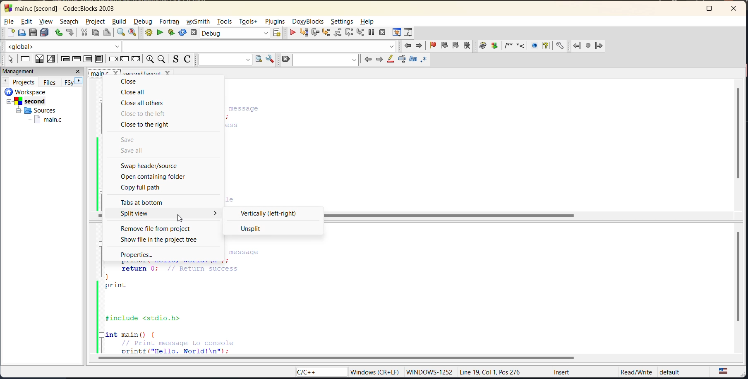 Image resolution: width=748 pixels, height=379 pixels. Describe the element at coordinates (175, 60) in the screenshot. I see `toggle source` at that location.